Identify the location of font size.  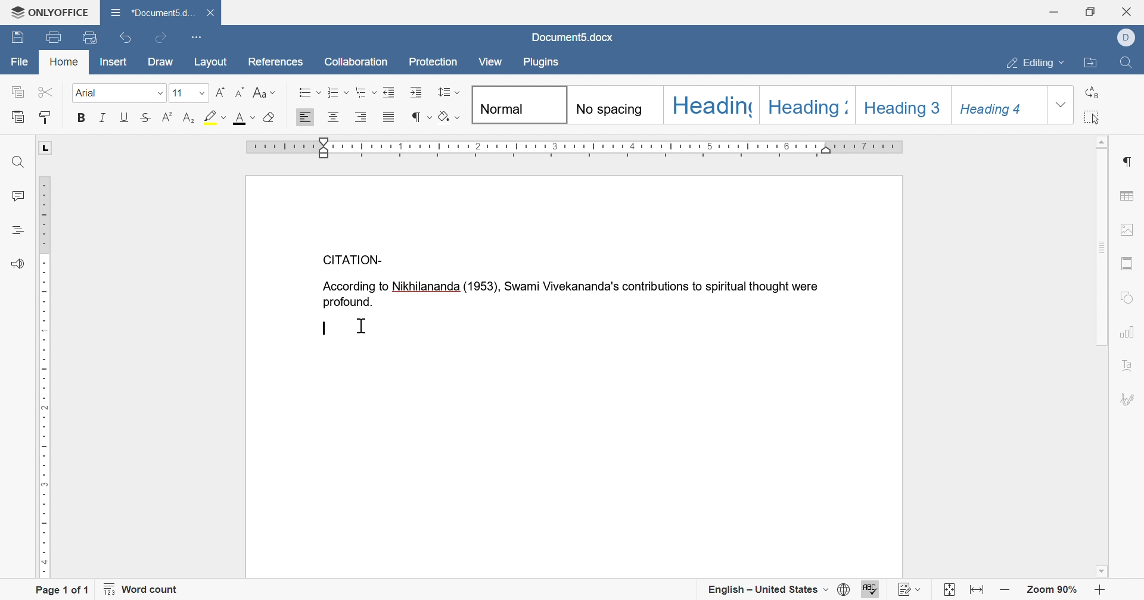
(189, 93).